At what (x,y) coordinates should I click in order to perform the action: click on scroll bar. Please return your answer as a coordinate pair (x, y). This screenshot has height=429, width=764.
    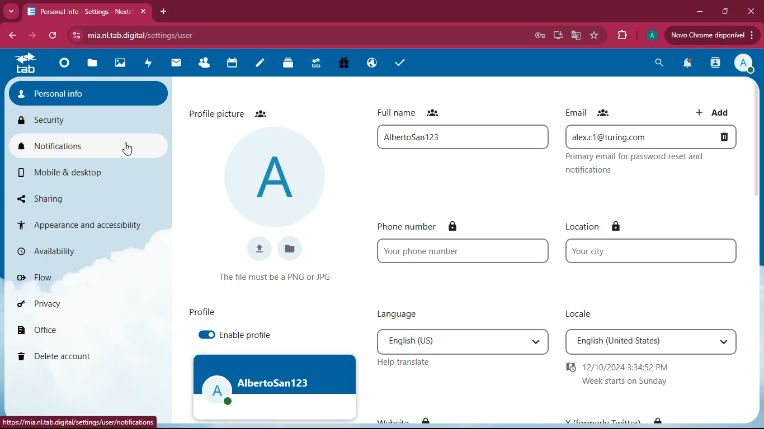
    Looking at the image, I should click on (756, 141).